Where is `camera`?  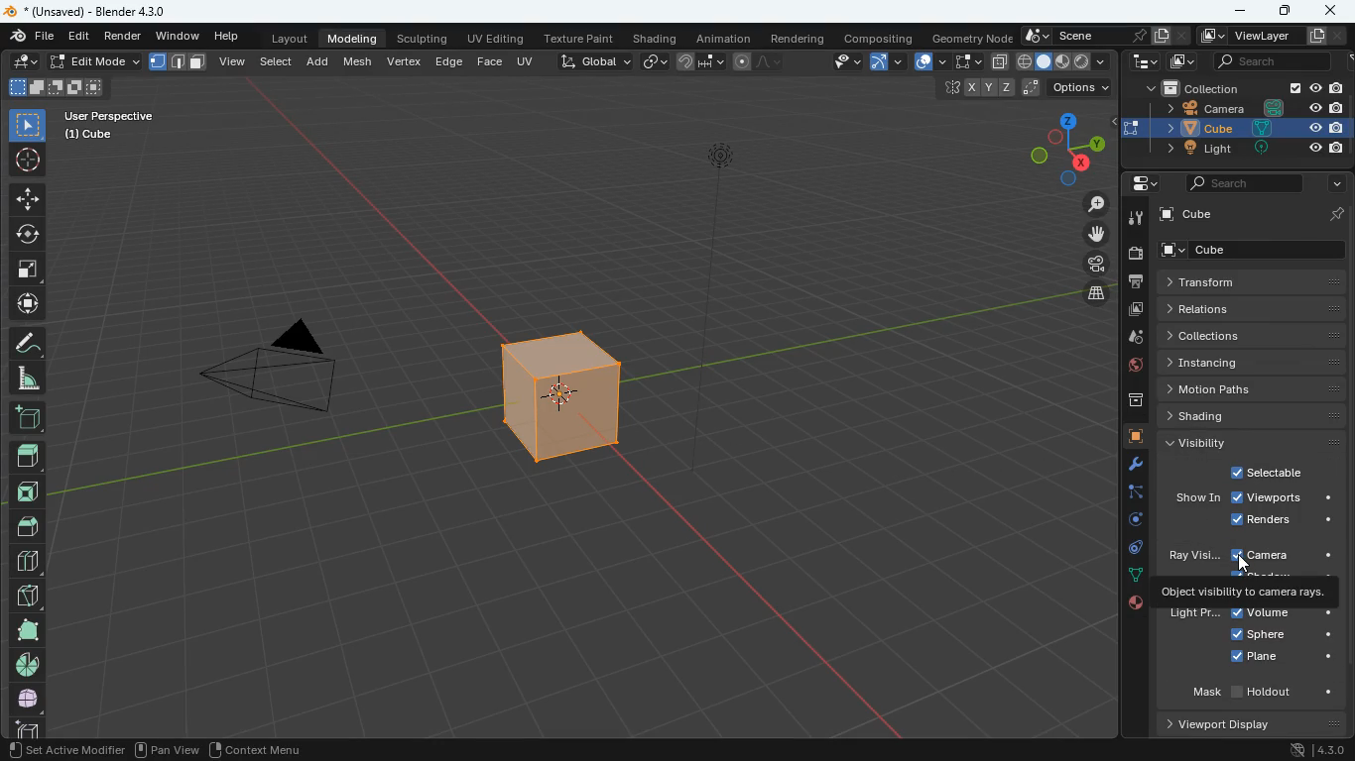
camera is located at coordinates (1252, 108).